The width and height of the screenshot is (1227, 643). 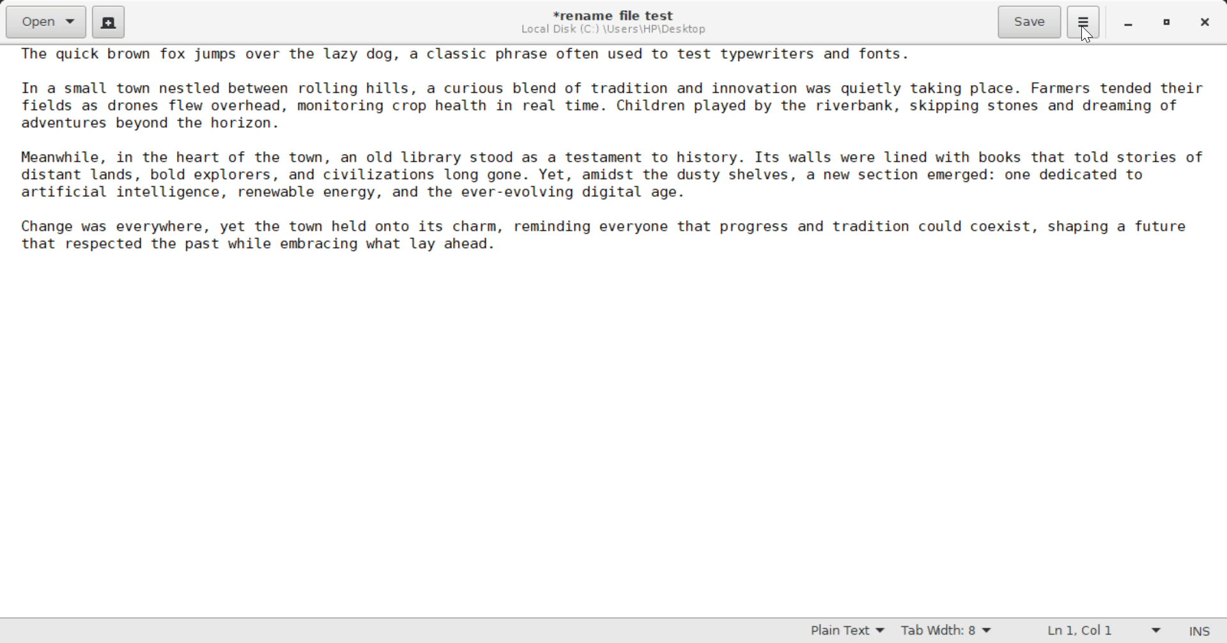 What do you see at coordinates (1203, 630) in the screenshot?
I see `Input Mode` at bounding box center [1203, 630].